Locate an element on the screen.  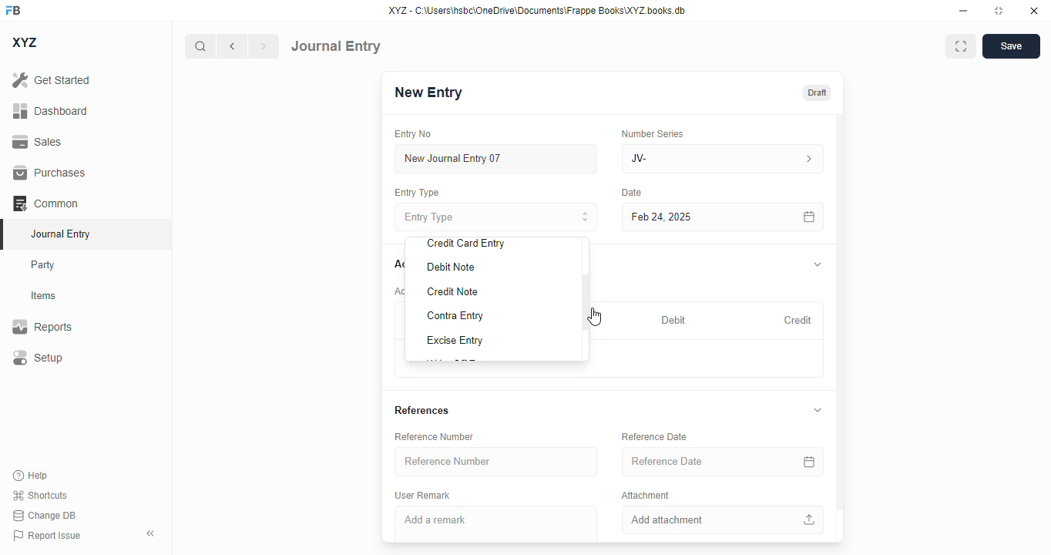
reference number is located at coordinates (497, 462).